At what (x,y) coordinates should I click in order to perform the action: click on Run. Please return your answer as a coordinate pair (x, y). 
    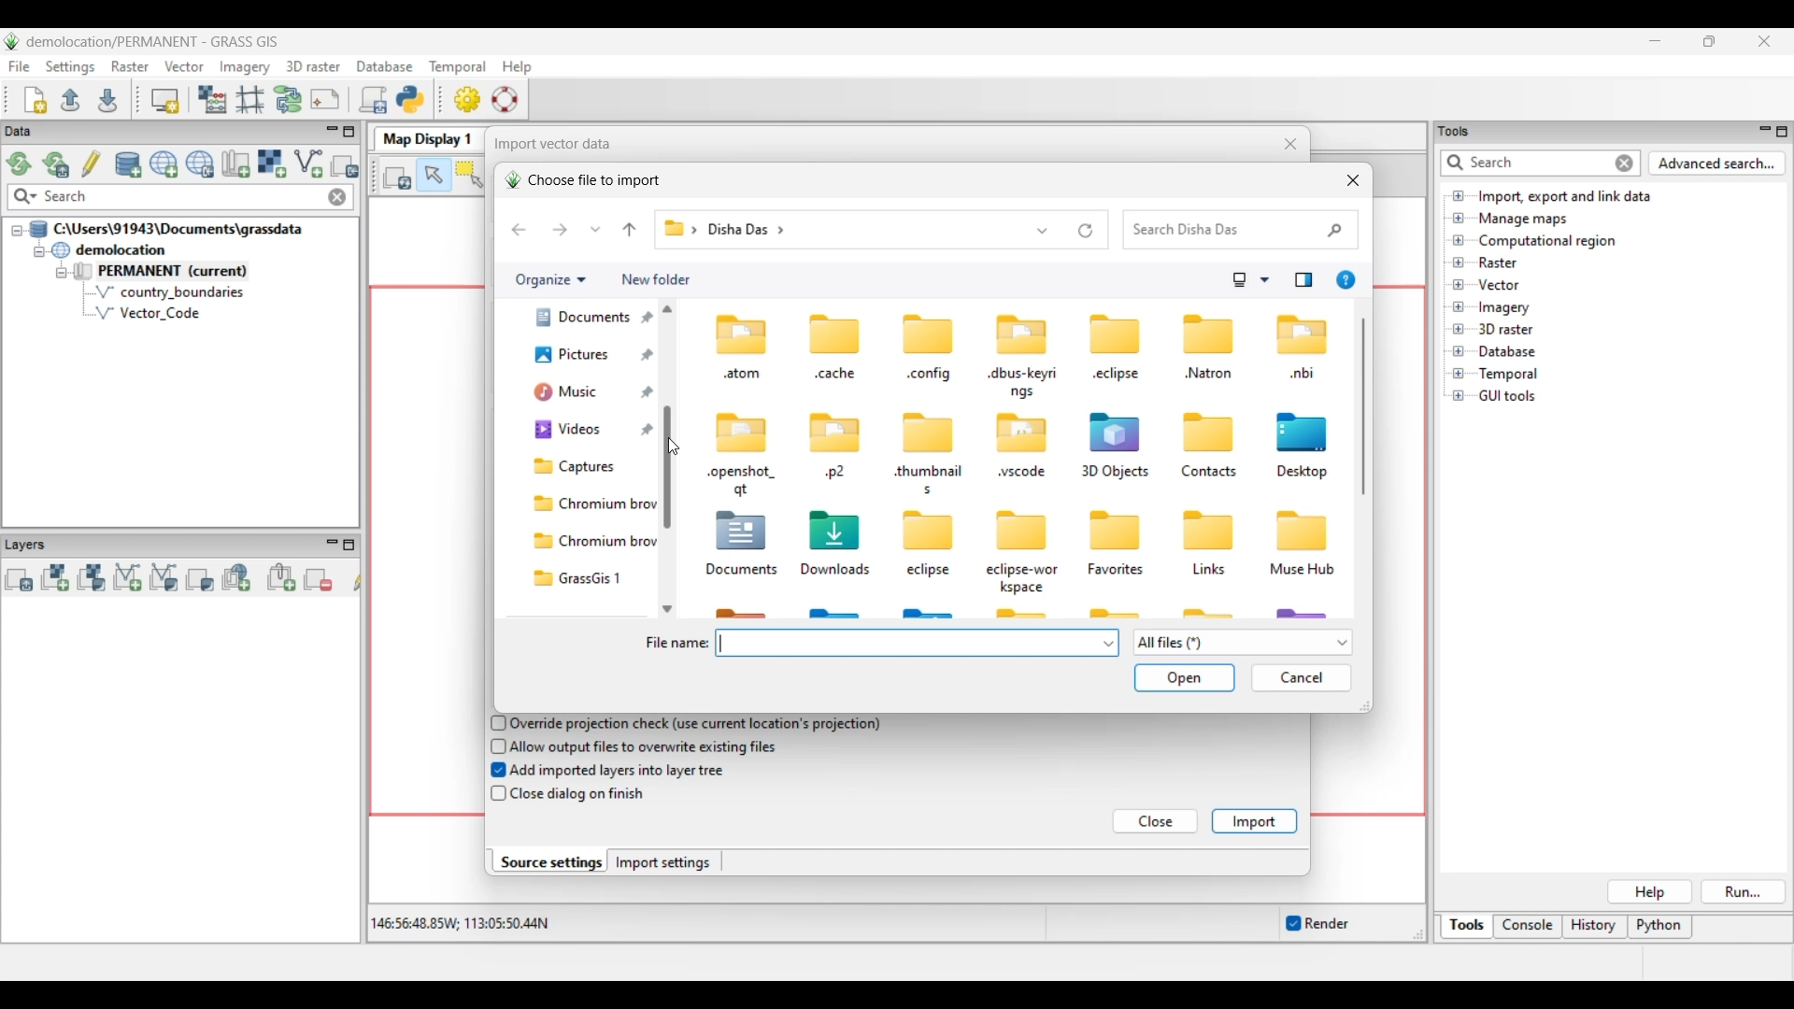
    Looking at the image, I should click on (1744, 892).